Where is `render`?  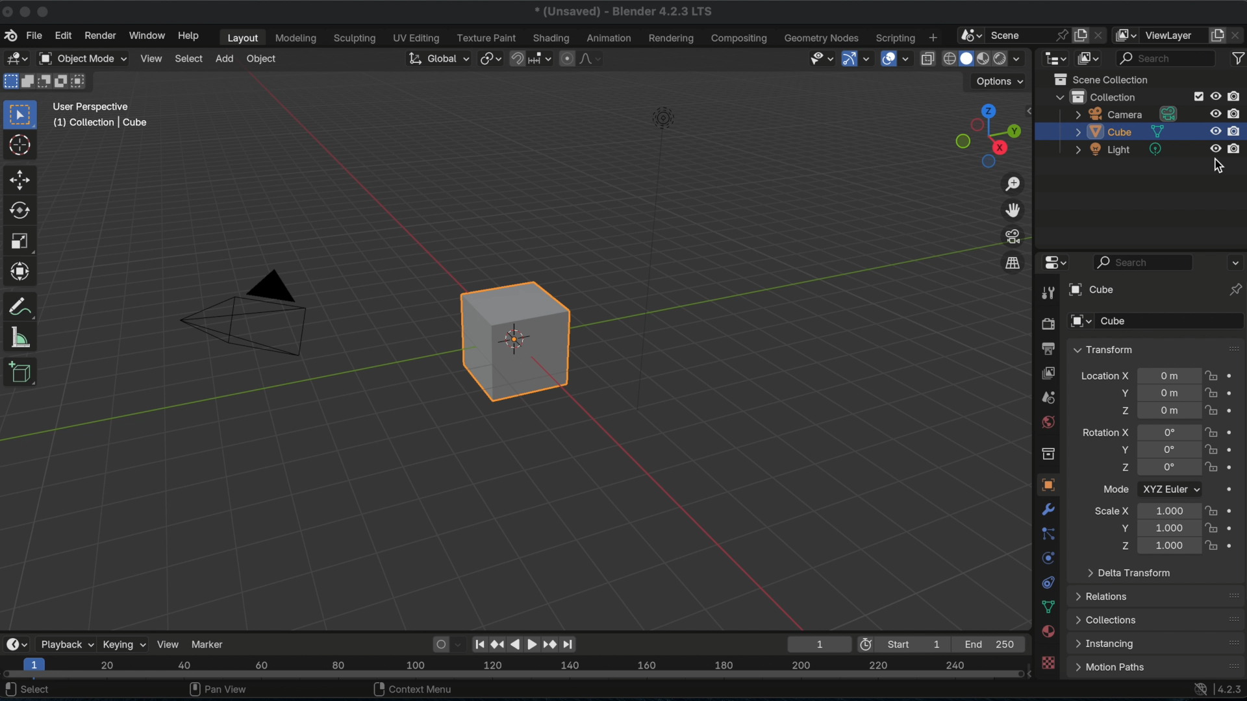 render is located at coordinates (1050, 323).